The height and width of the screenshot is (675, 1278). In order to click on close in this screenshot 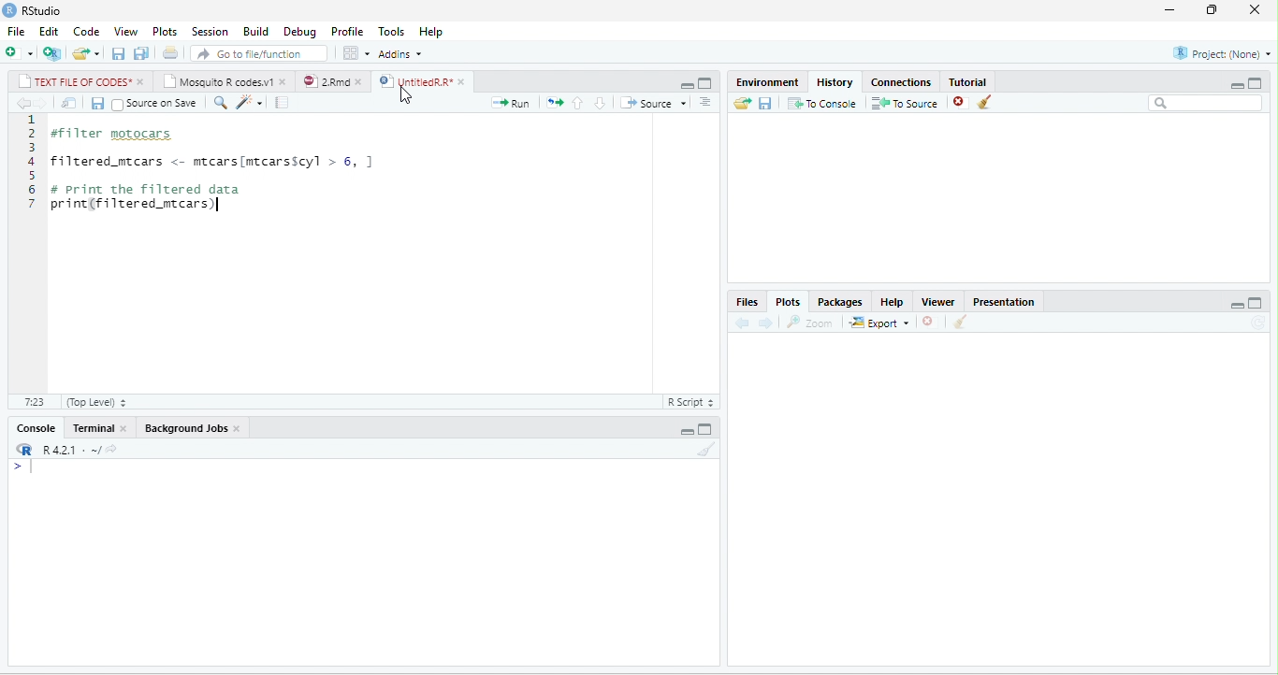, I will do `click(464, 82)`.